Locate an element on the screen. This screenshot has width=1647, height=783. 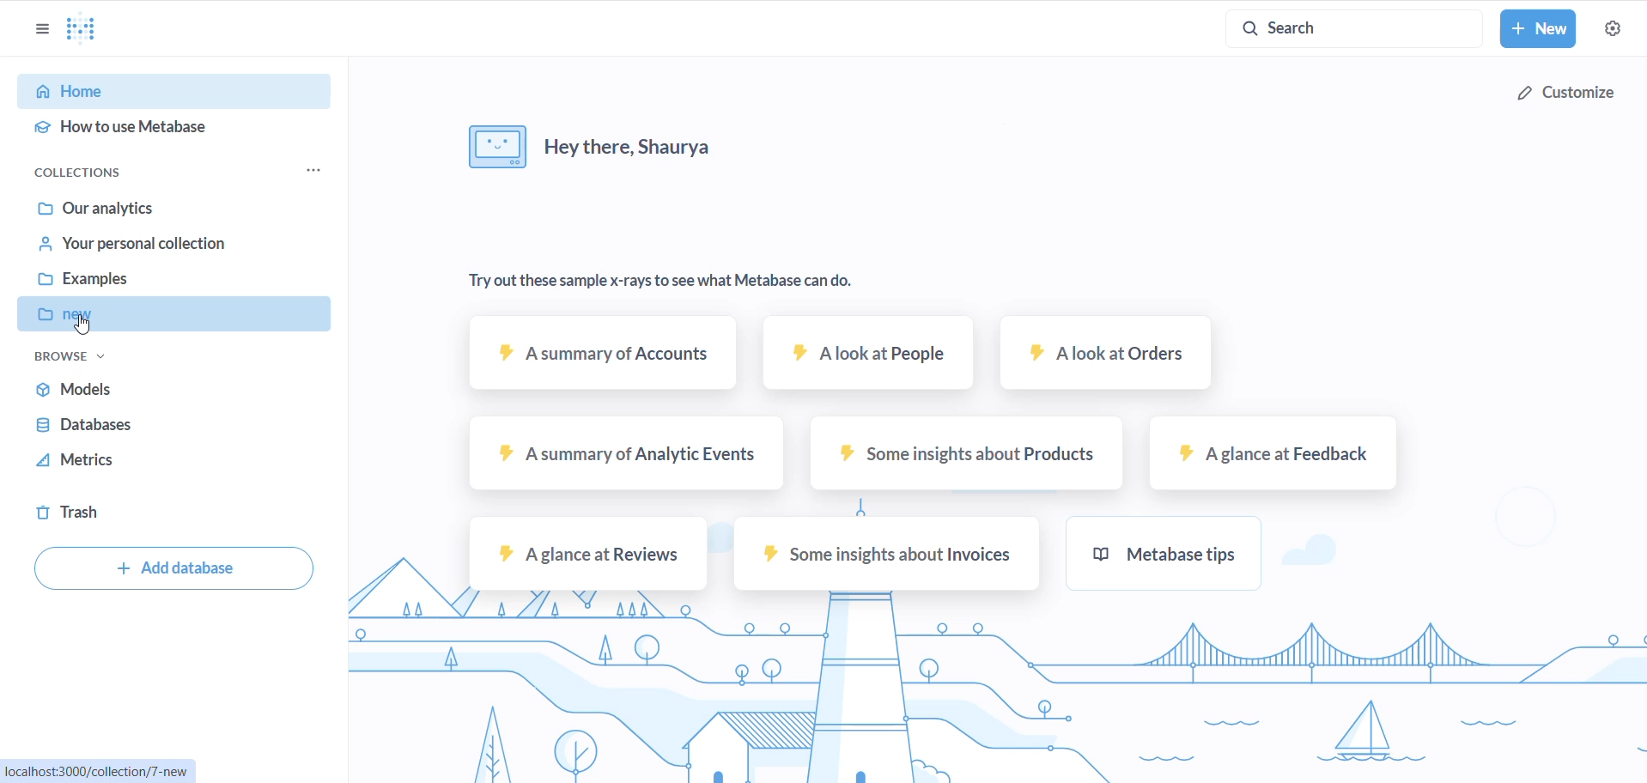
how to use metabase is located at coordinates (163, 131).